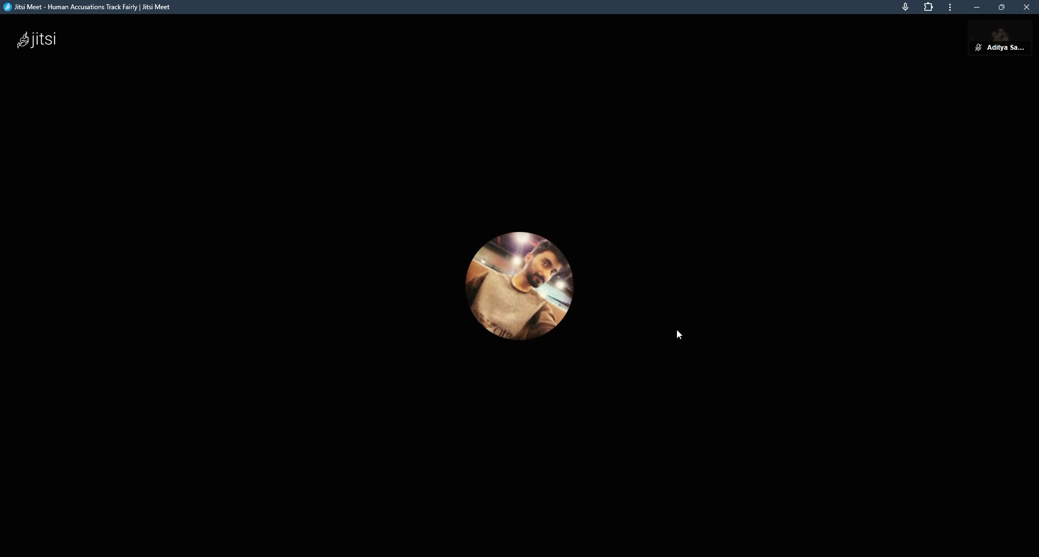 The image size is (1039, 557). I want to click on extensions, so click(929, 7).